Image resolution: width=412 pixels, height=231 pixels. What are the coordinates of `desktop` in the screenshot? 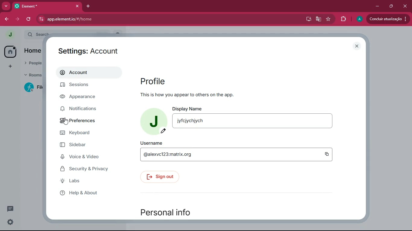 It's located at (307, 19).